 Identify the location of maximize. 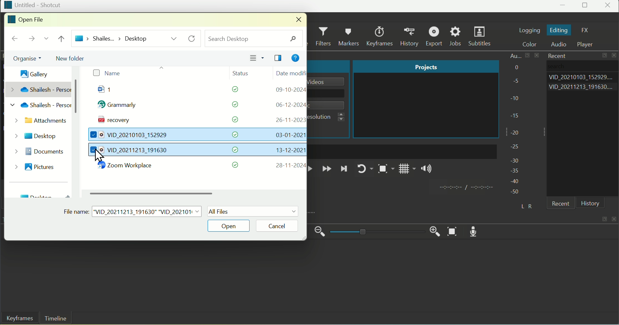
(604, 218).